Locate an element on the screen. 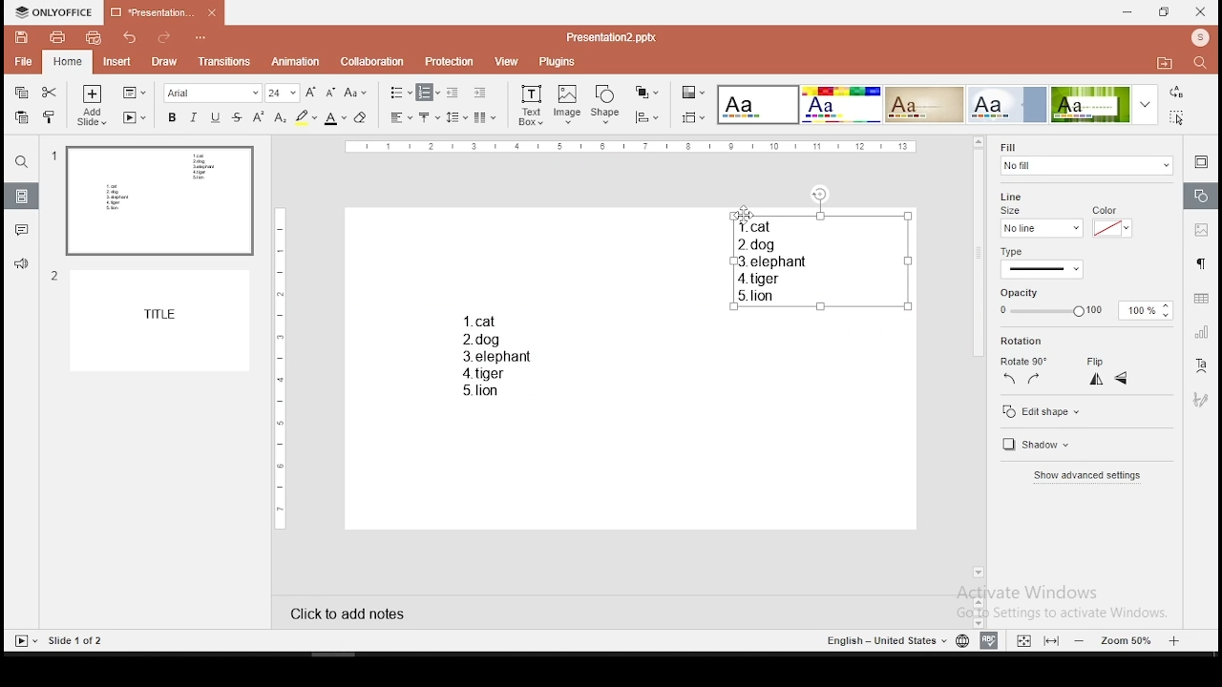 The image size is (1222, 687). shape is located at coordinates (606, 106).